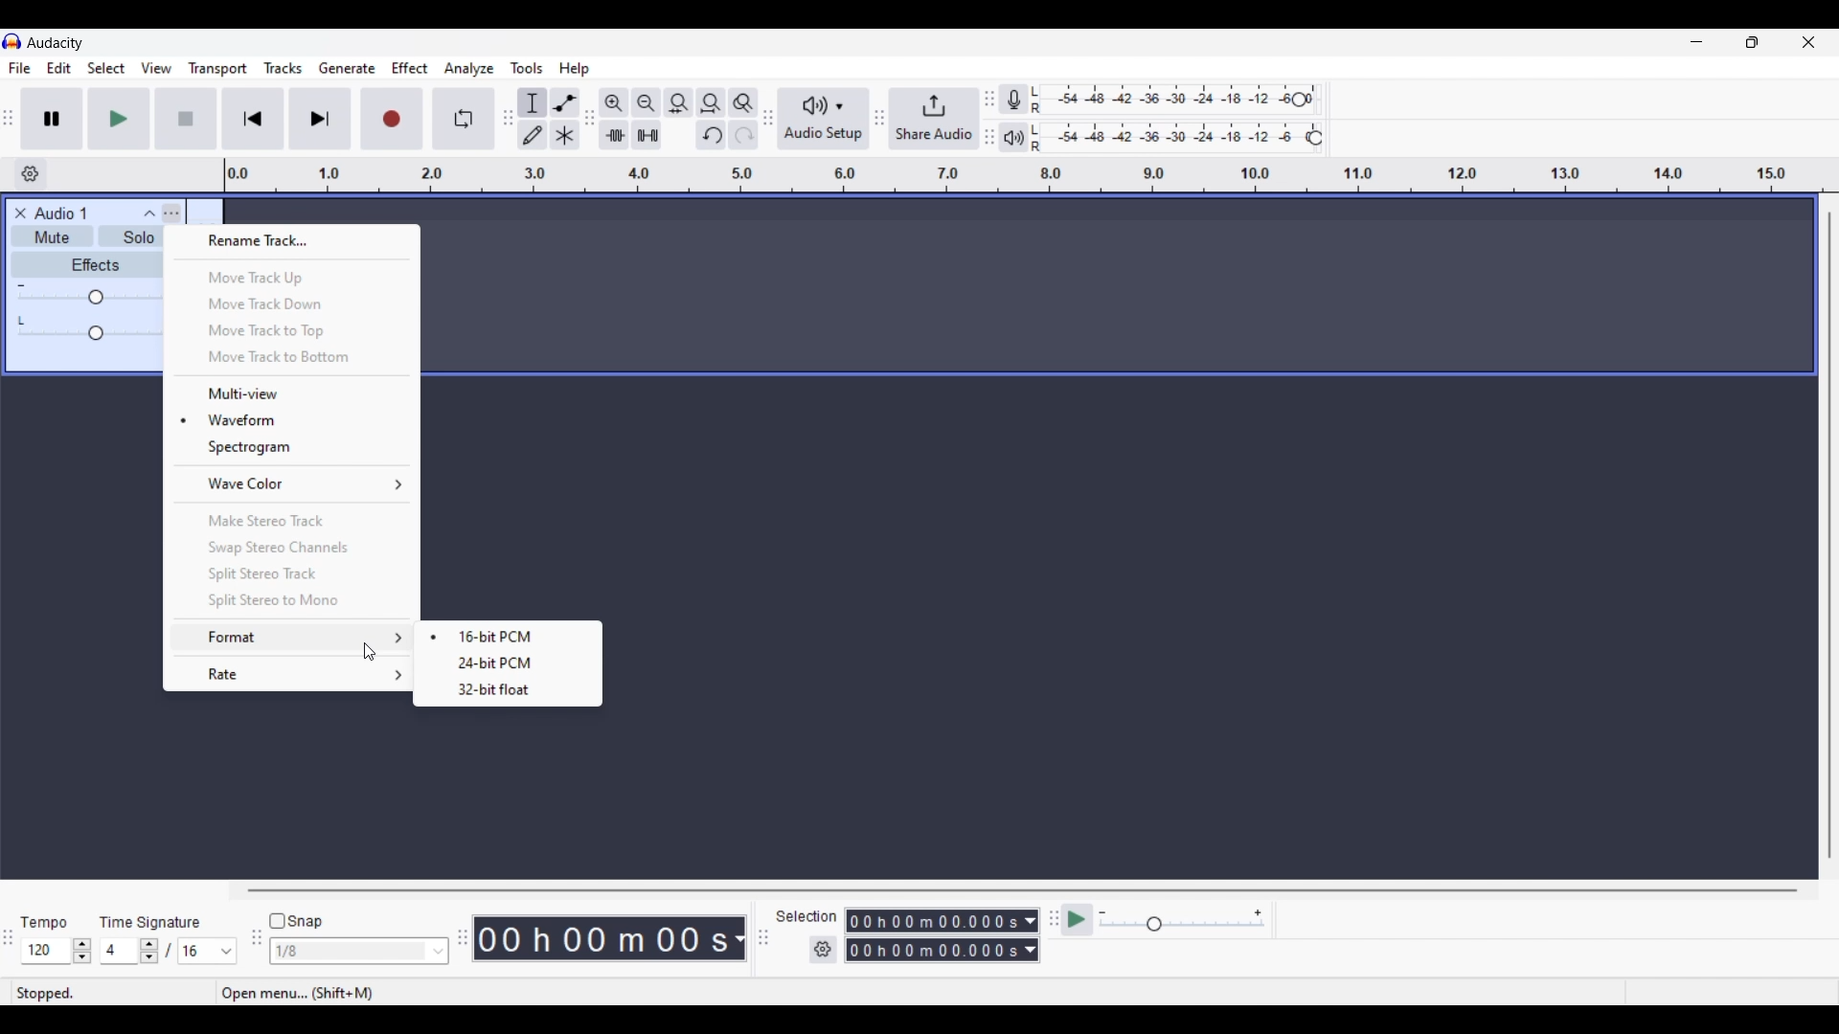 This screenshot has width=1839, height=1034. What do you see at coordinates (1172, 101) in the screenshot?
I see `Recording level` at bounding box center [1172, 101].